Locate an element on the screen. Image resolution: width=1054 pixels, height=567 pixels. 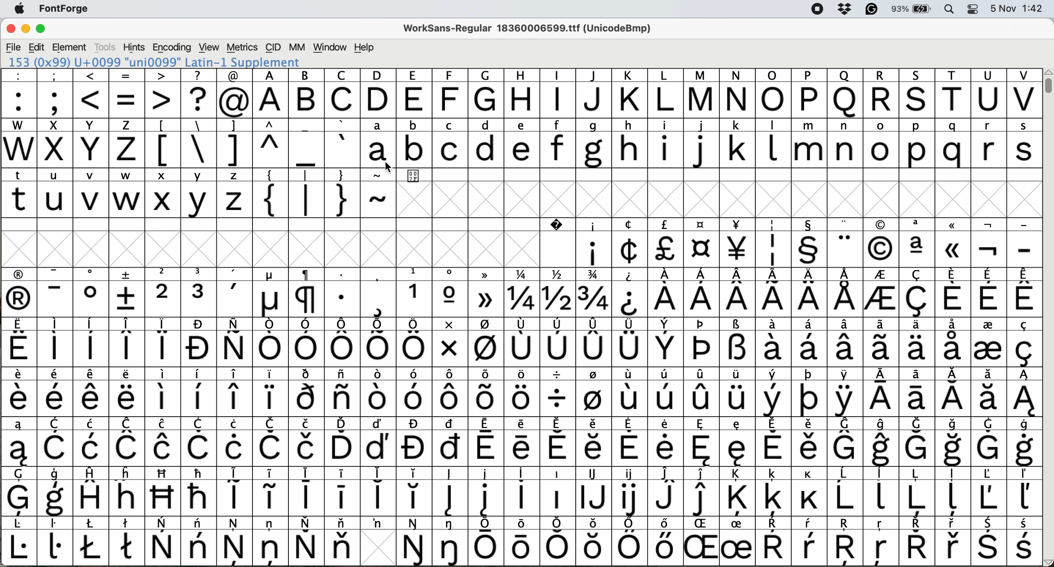
symbol is located at coordinates (594, 243).